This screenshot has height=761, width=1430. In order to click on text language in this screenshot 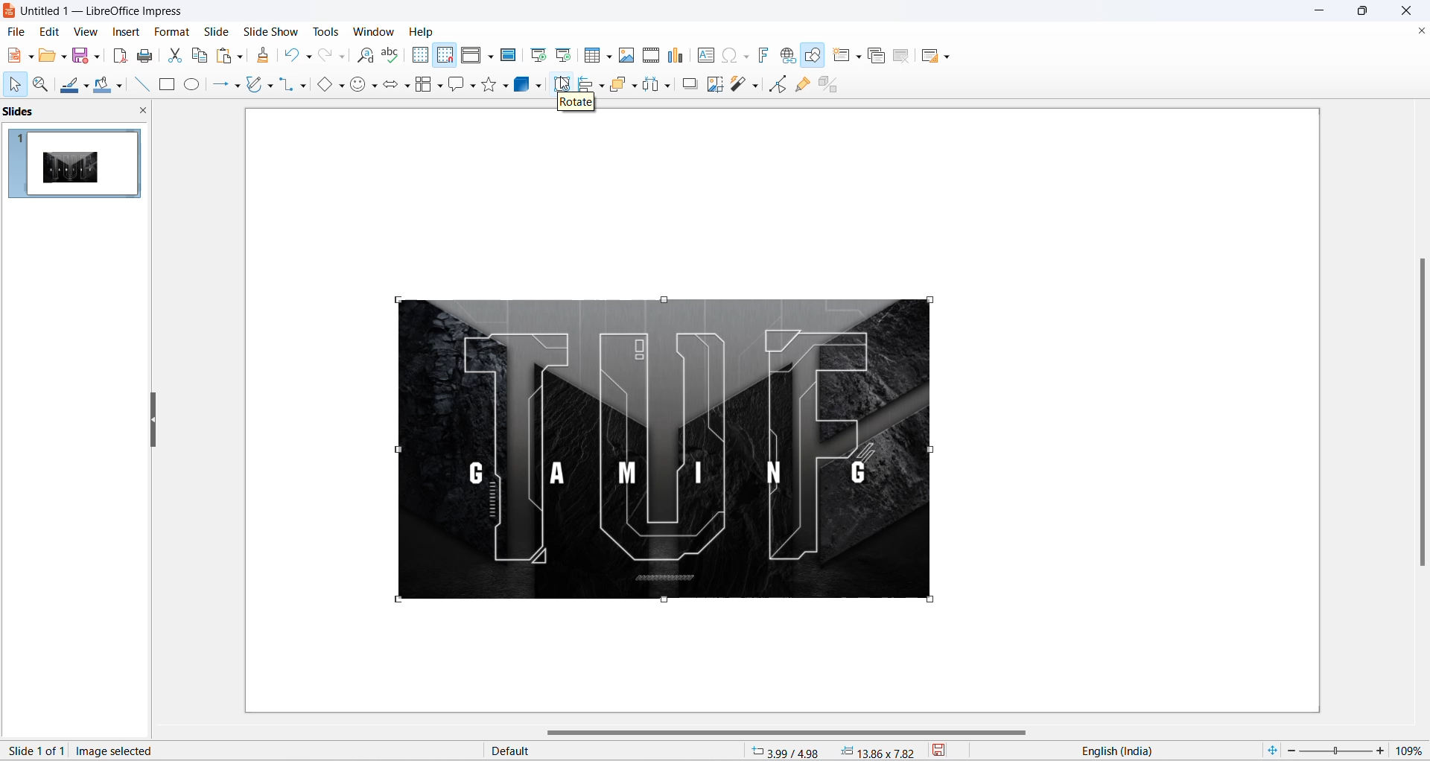, I will do `click(1154, 751)`.